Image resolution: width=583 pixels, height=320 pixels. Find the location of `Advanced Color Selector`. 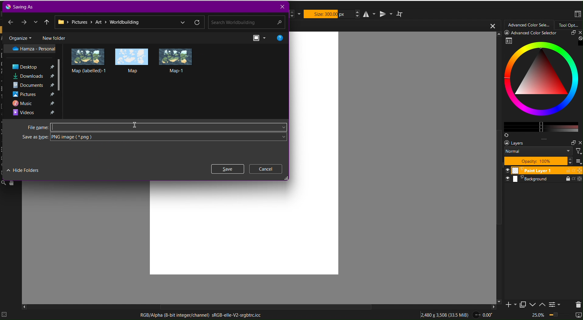

Advanced Color Selector is located at coordinates (539, 84).